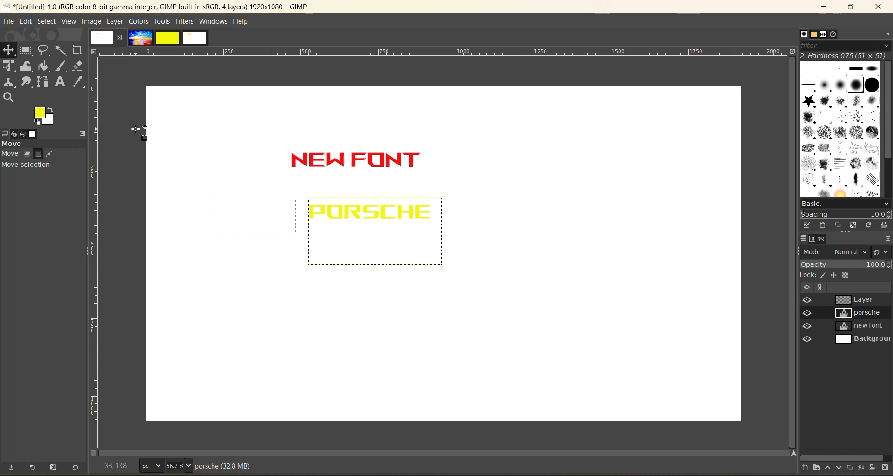  I want to click on horizontal ruler, so click(441, 51).